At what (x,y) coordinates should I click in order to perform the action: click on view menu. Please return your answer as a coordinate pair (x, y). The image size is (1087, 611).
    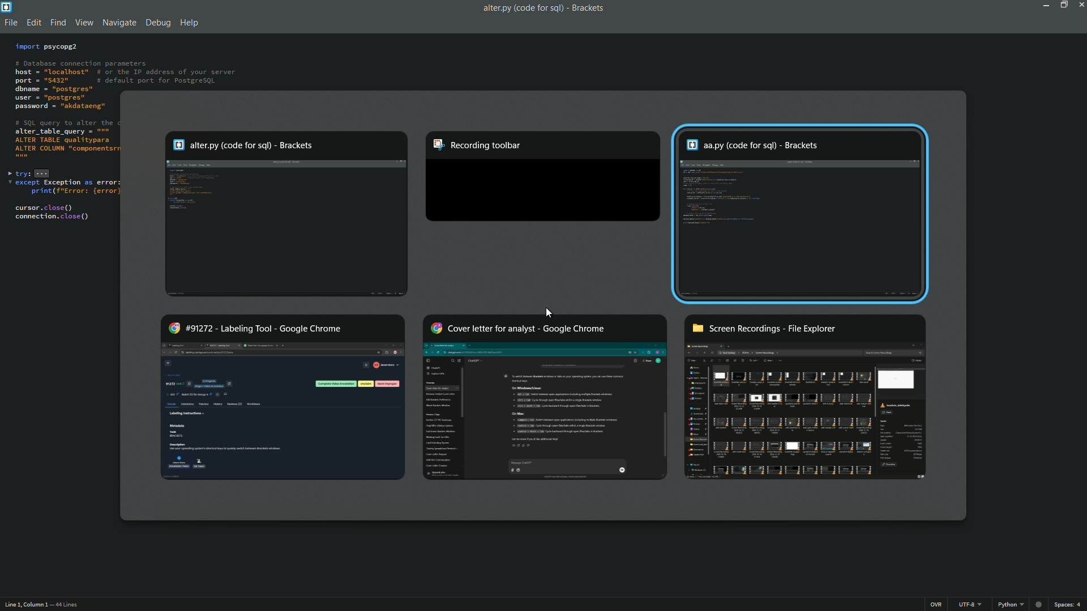
    Looking at the image, I should click on (81, 23).